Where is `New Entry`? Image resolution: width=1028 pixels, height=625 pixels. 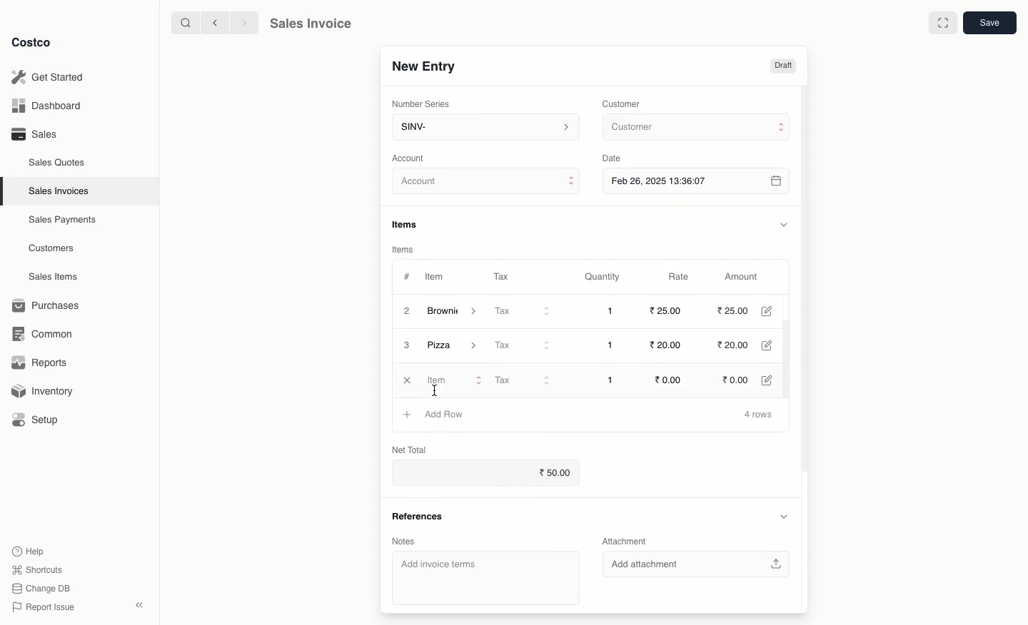 New Entry is located at coordinates (423, 66).